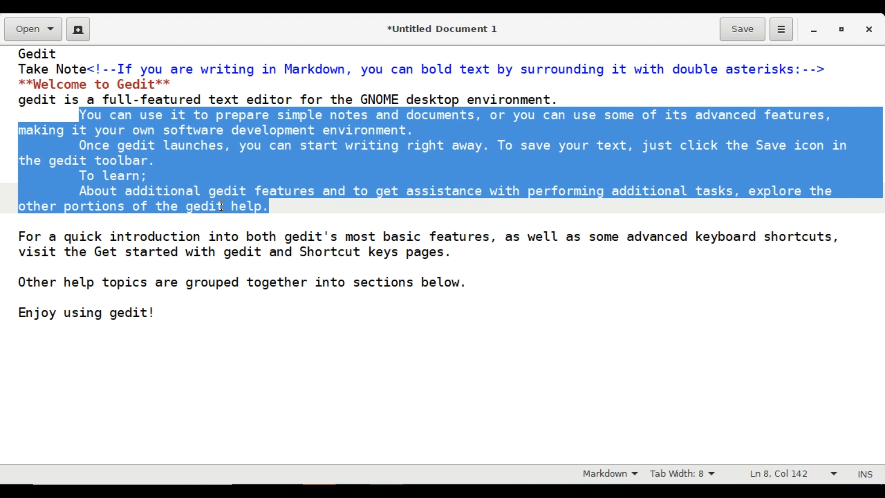 Image resolution: width=885 pixels, height=498 pixels. Describe the element at coordinates (867, 473) in the screenshot. I see `Insert Mode` at that location.